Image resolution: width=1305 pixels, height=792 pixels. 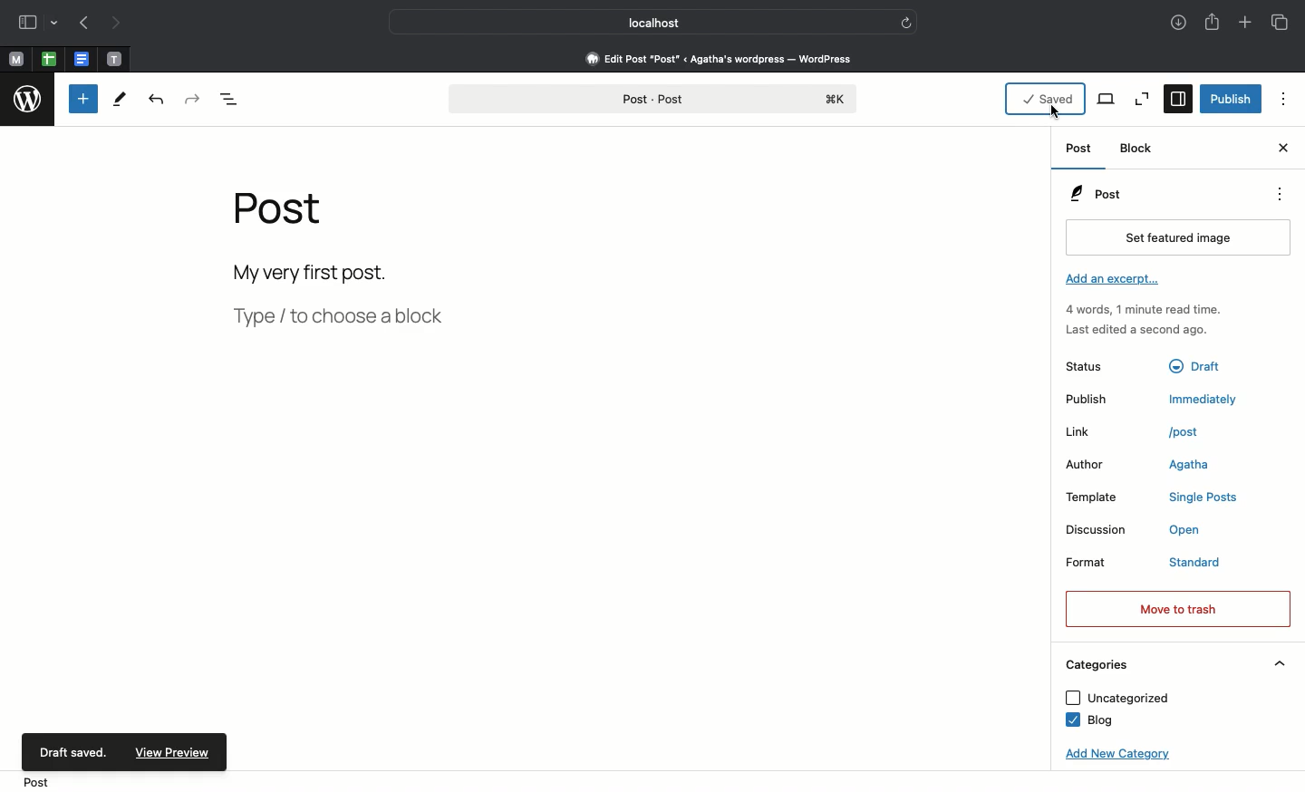 I want to click on My very first post. Type / to choose a block, so click(x=345, y=300).